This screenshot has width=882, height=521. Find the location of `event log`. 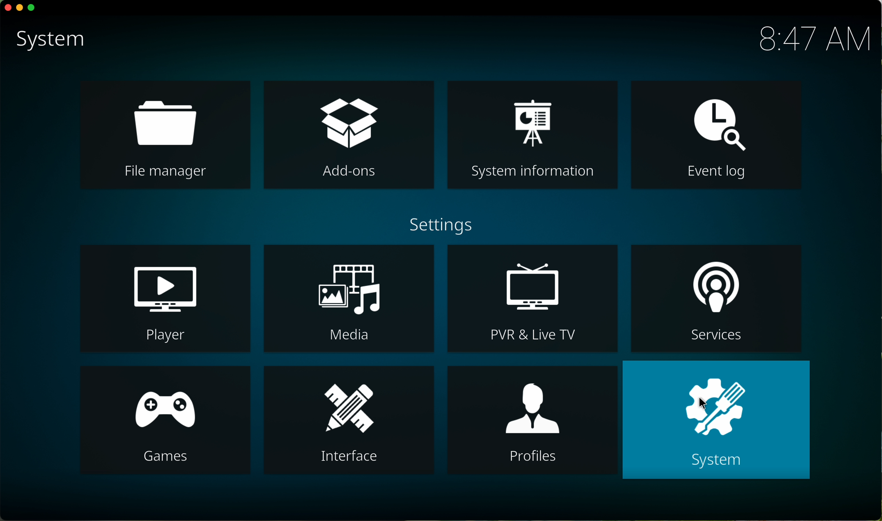

event log is located at coordinates (717, 134).